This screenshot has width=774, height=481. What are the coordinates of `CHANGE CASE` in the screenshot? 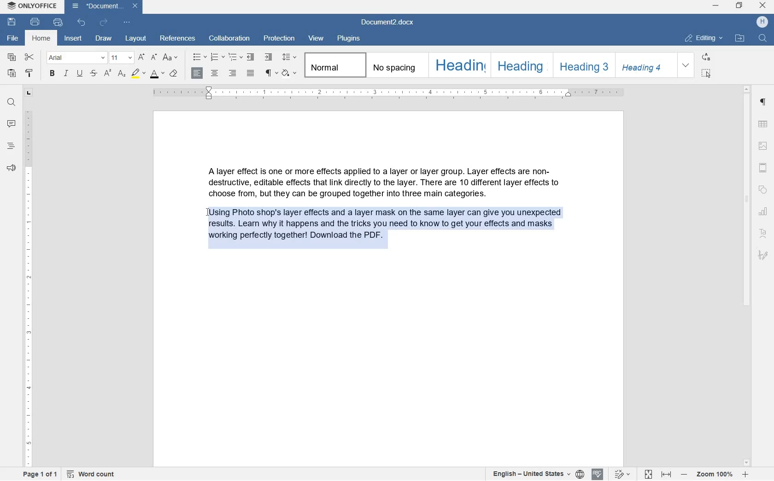 It's located at (172, 58).